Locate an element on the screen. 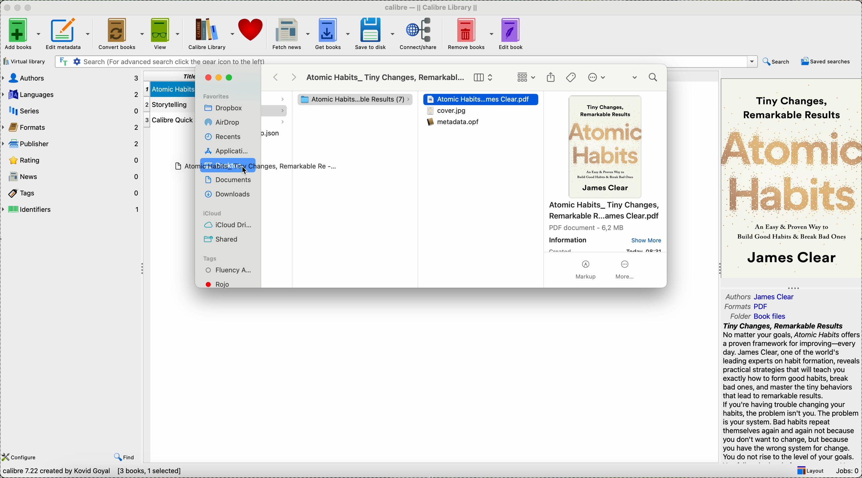  summary is located at coordinates (791, 392).